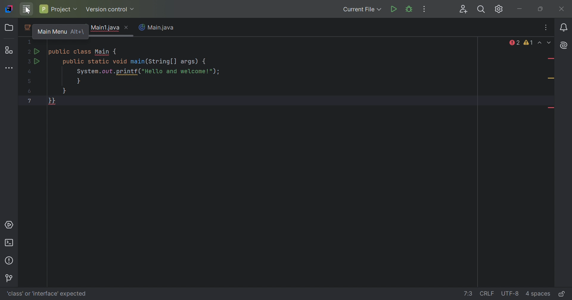  Describe the element at coordinates (540, 43) in the screenshot. I see `Previous Highlighted Error` at that location.